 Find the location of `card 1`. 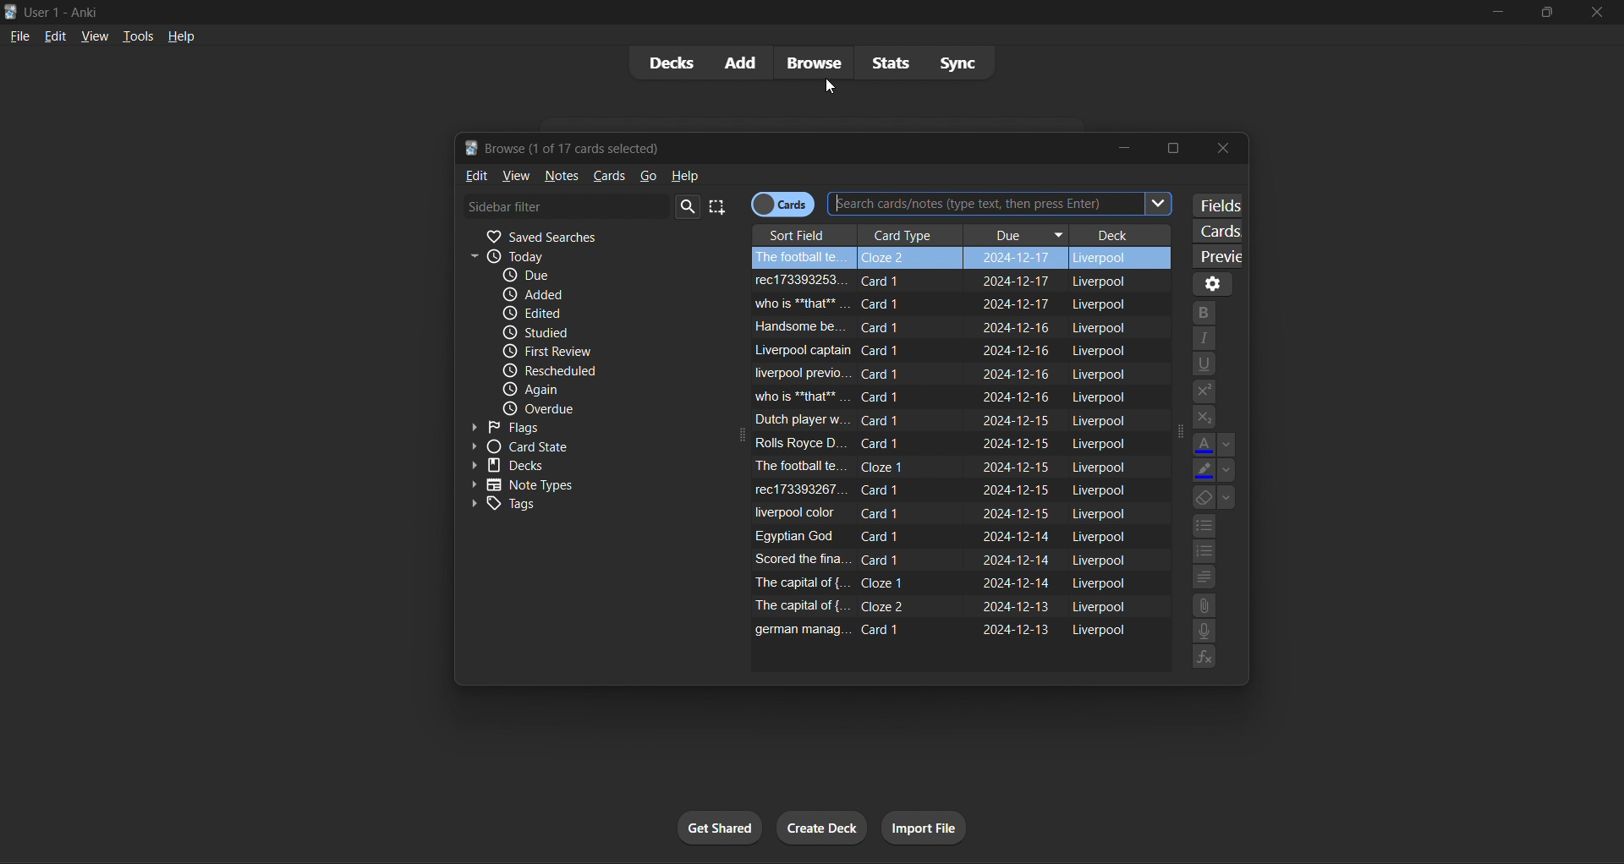

card 1 is located at coordinates (892, 630).